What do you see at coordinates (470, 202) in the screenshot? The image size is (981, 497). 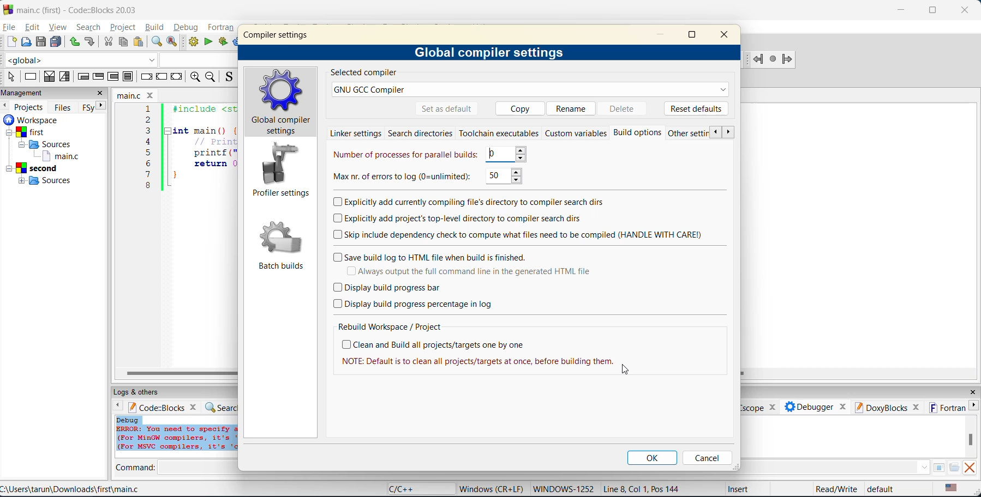 I see `explicitly add currently compiling file's directory to compiler search dirs` at bounding box center [470, 202].